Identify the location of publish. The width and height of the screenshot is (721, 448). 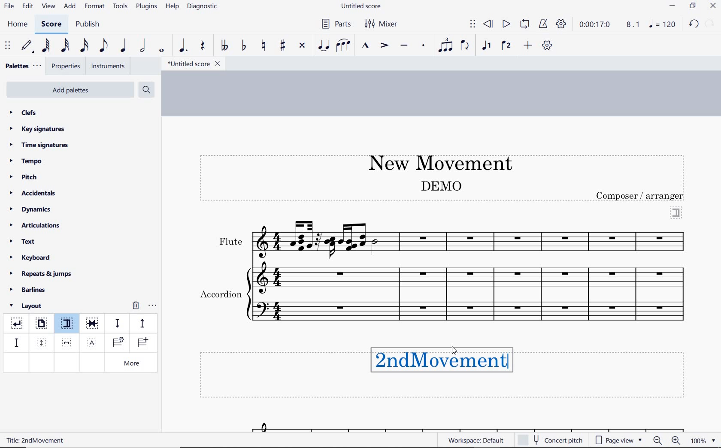
(87, 25).